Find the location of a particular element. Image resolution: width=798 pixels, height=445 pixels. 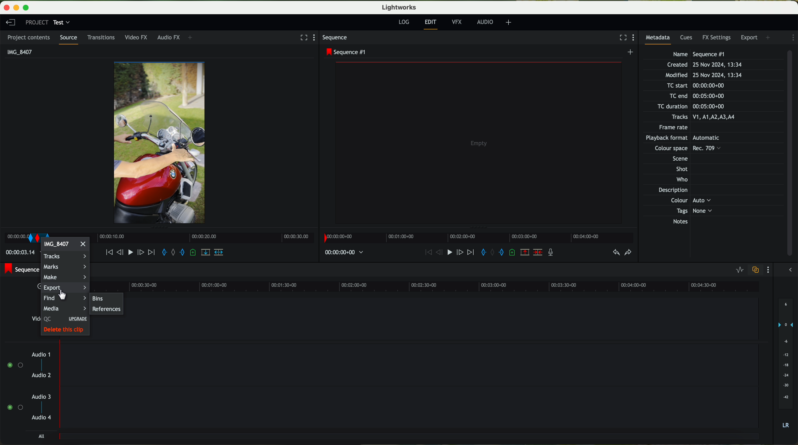

scroll bar is located at coordinates (792, 154).